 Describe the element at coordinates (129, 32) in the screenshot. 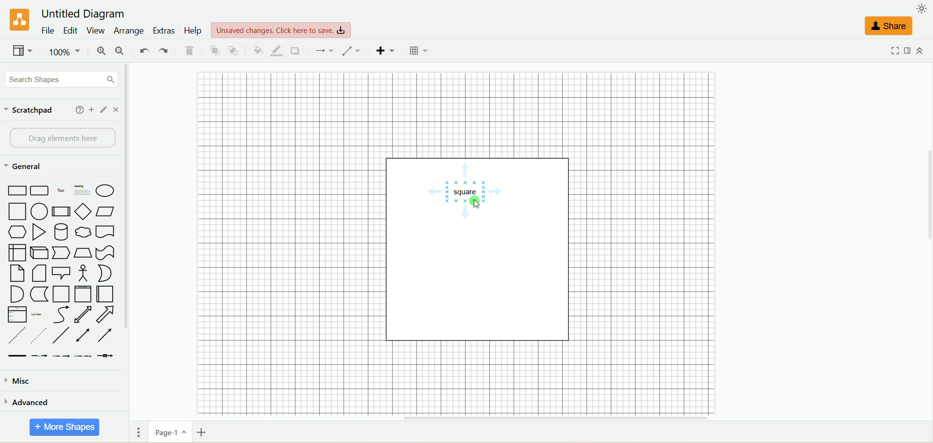

I see `arrange` at that location.